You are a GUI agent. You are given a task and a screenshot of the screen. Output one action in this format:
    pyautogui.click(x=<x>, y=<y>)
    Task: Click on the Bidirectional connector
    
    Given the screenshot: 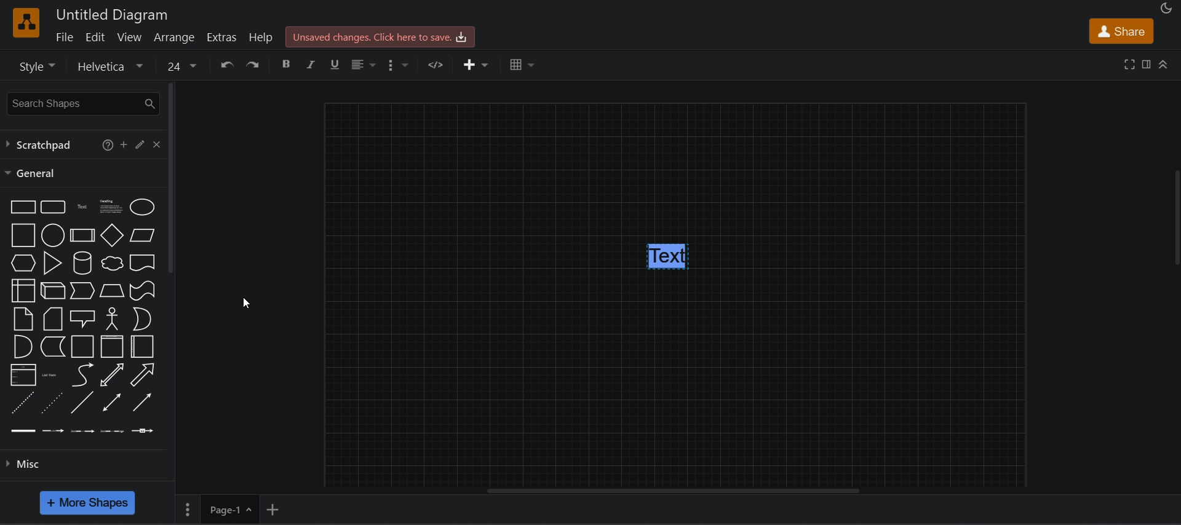 What is the action you would take?
    pyautogui.click(x=112, y=402)
    